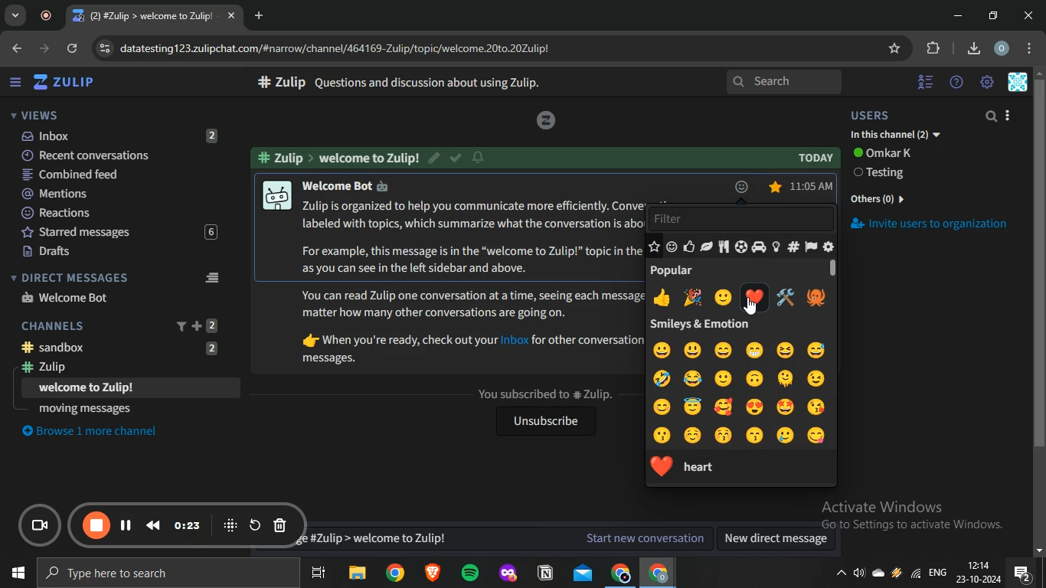  Describe the element at coordinates (755, 407) in the screenshot. I see `heart eyes` at that location.